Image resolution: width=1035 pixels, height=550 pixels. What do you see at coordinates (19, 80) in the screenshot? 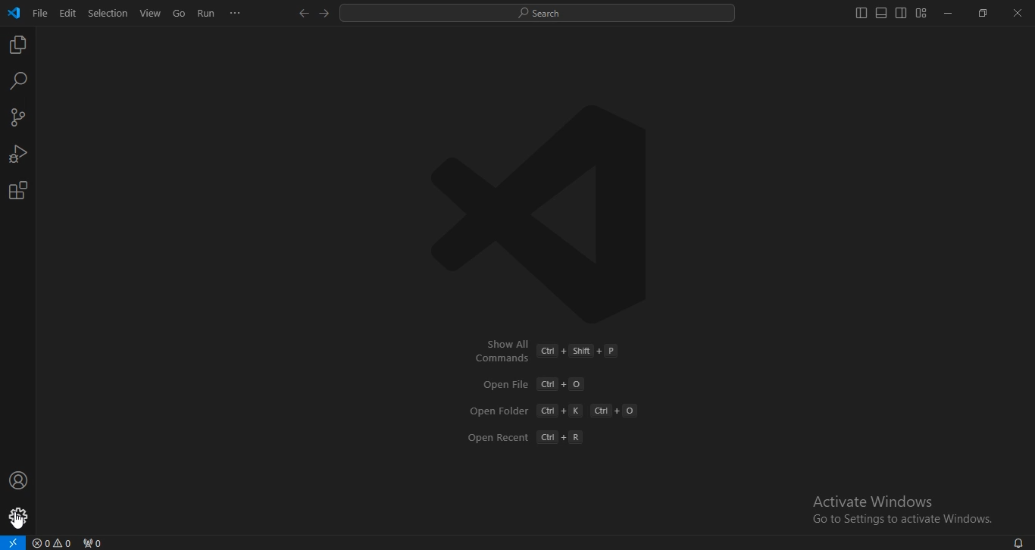
I see `search` at bounding box center [19, 80].